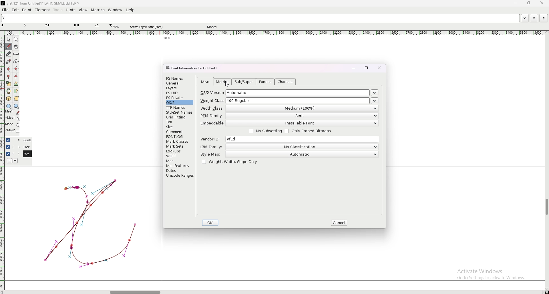  I want to click on minimize, so click(353, 68).